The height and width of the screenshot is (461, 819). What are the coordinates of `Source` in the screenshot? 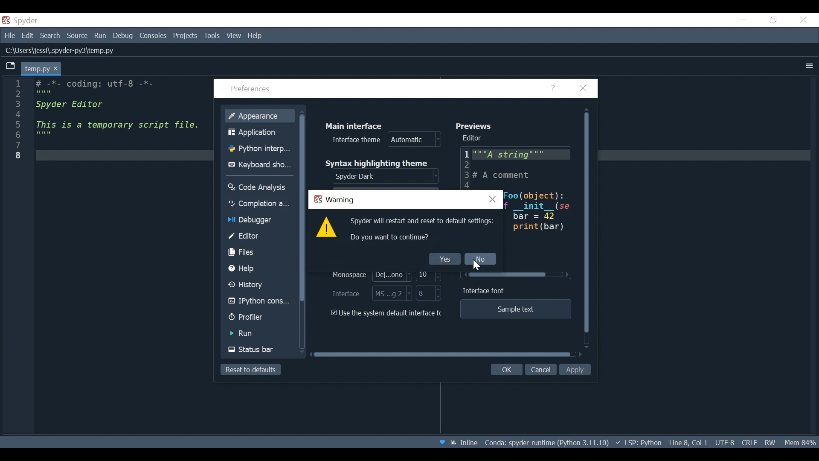 It's located at (78, 36).